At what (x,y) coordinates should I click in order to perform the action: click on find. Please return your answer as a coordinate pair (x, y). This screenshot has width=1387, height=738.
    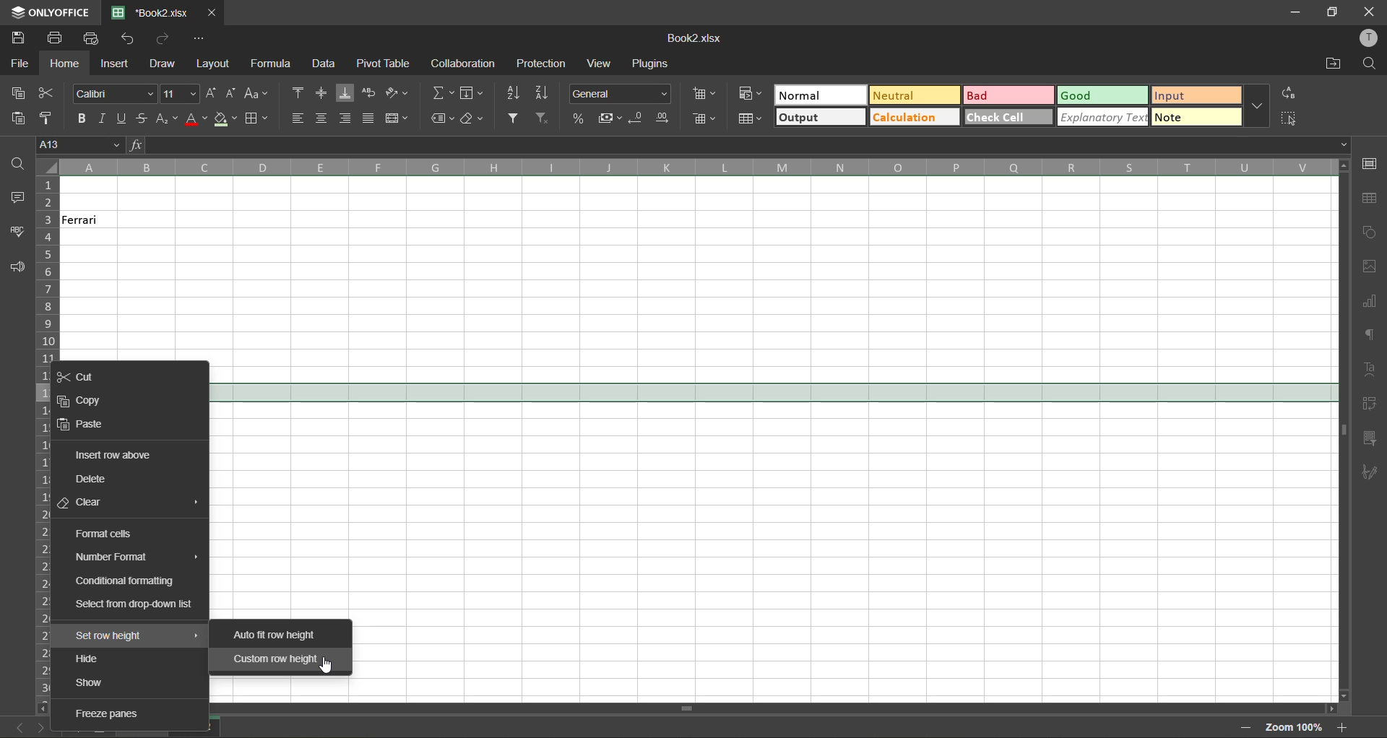
    Looking at the image, I should click on (13, 163).